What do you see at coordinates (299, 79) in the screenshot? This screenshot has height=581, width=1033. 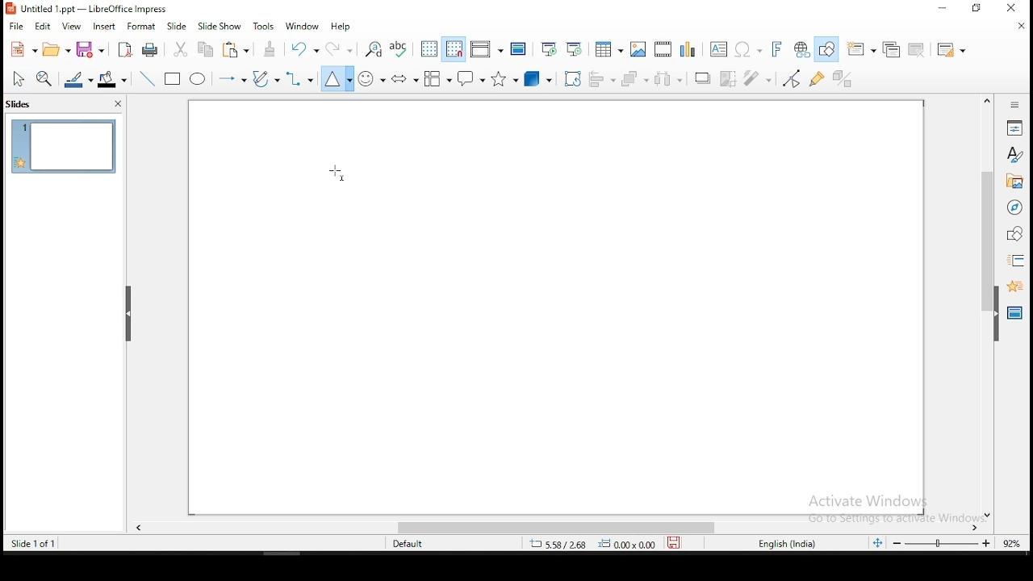 I see `connectors` at bounding box center [299, 79].